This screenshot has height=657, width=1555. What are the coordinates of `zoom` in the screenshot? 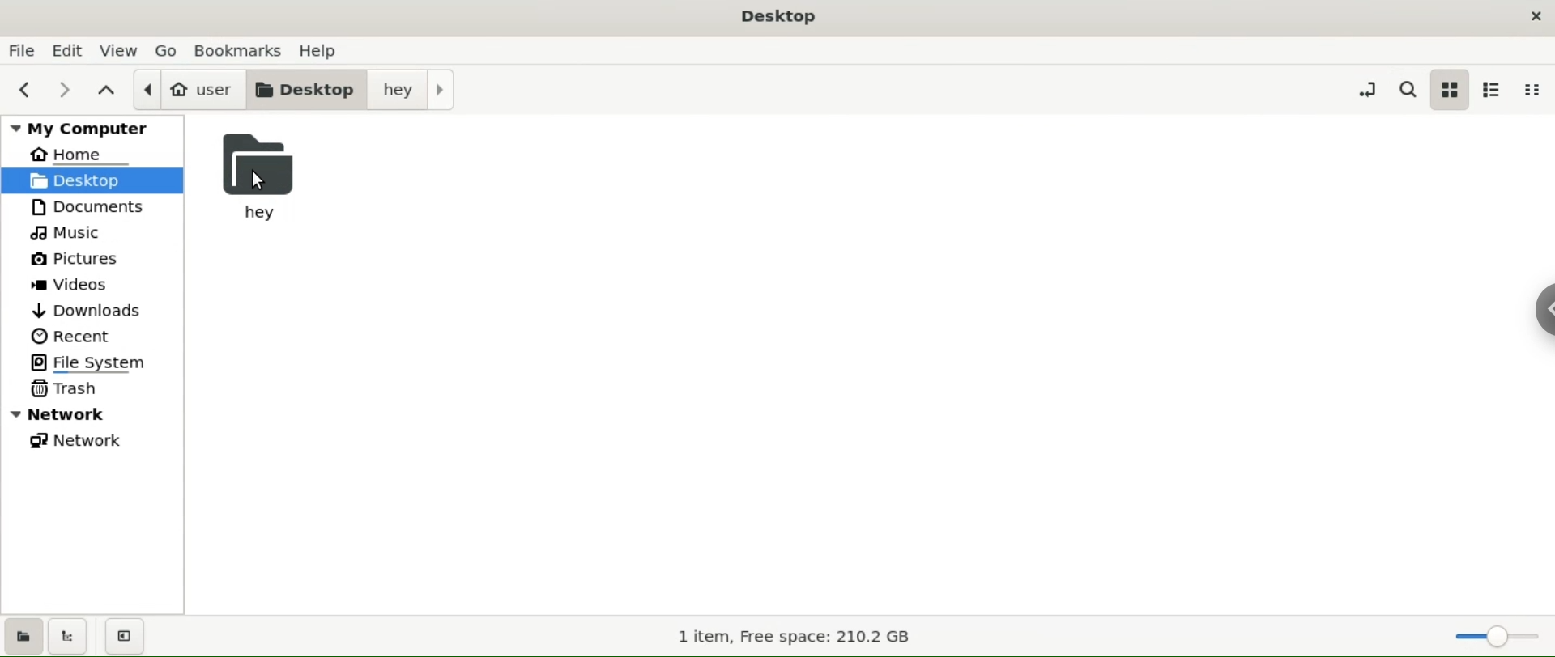 It's located at (1500, 638).